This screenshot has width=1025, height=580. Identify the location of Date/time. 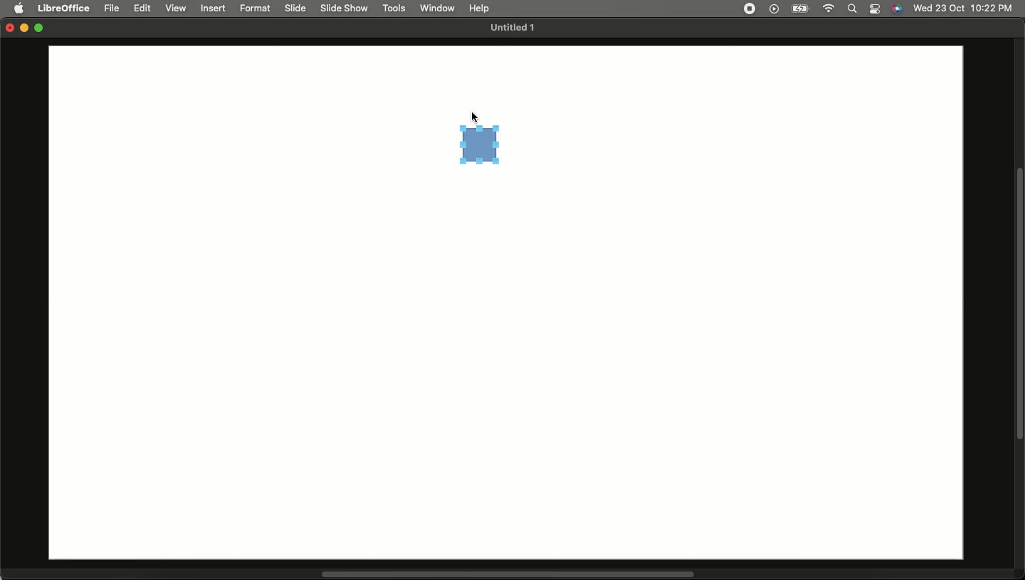
(963, 8).